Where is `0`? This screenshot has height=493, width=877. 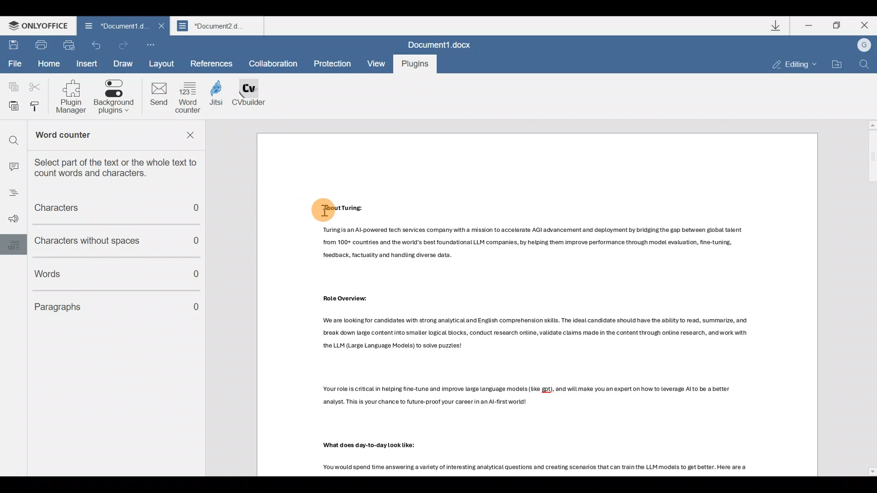 0 is located at coordinates (197, 276).